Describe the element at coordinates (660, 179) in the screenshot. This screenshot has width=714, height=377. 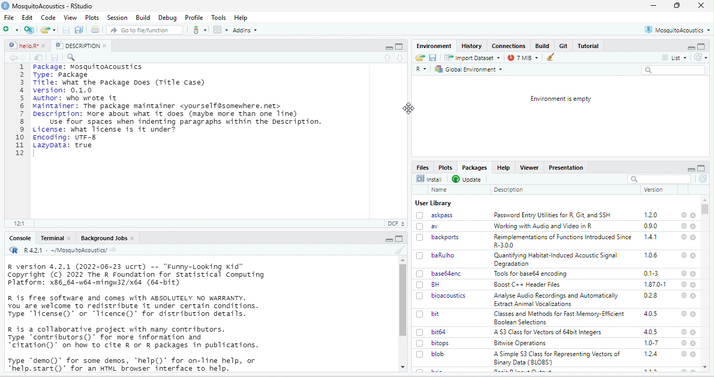
I see `search bar` at that location.